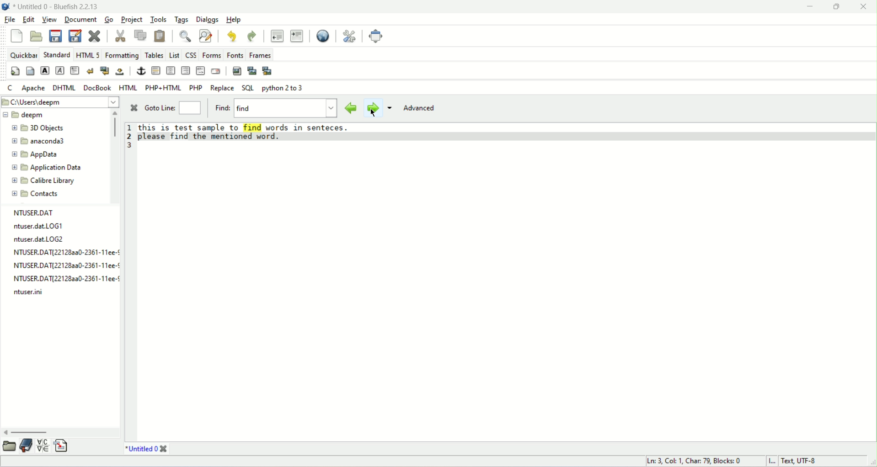 The width and height of the screenshot is (877, 467). What do you see at coordinates (35, 127) in the screenshot?
I see `3D objects` at bounding box center [35, 127].